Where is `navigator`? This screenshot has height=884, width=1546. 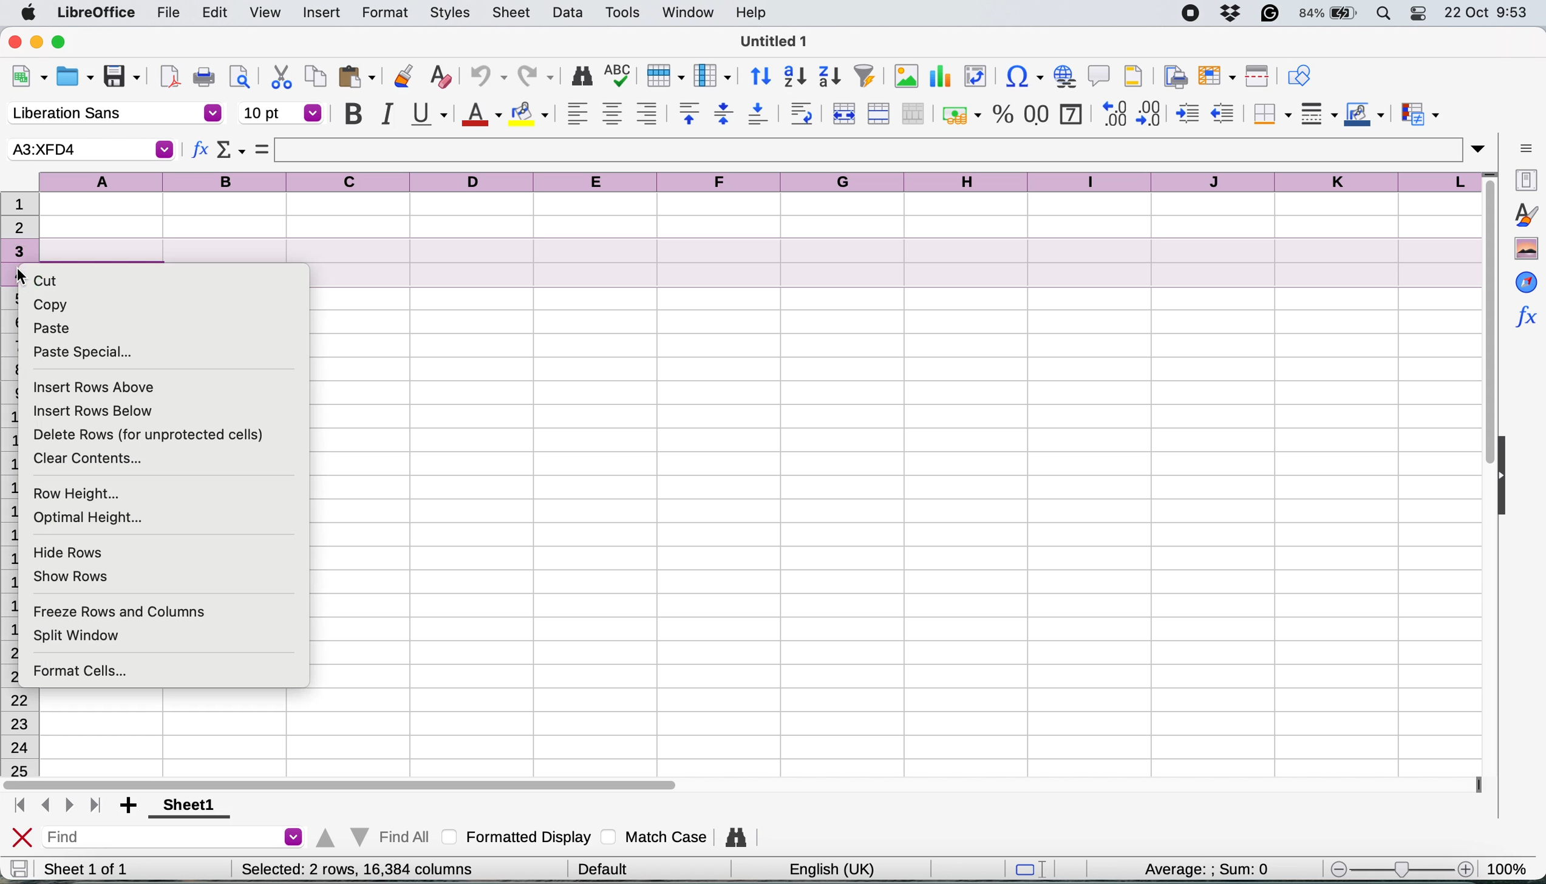 navigator is located at coordinates (1526, 281).